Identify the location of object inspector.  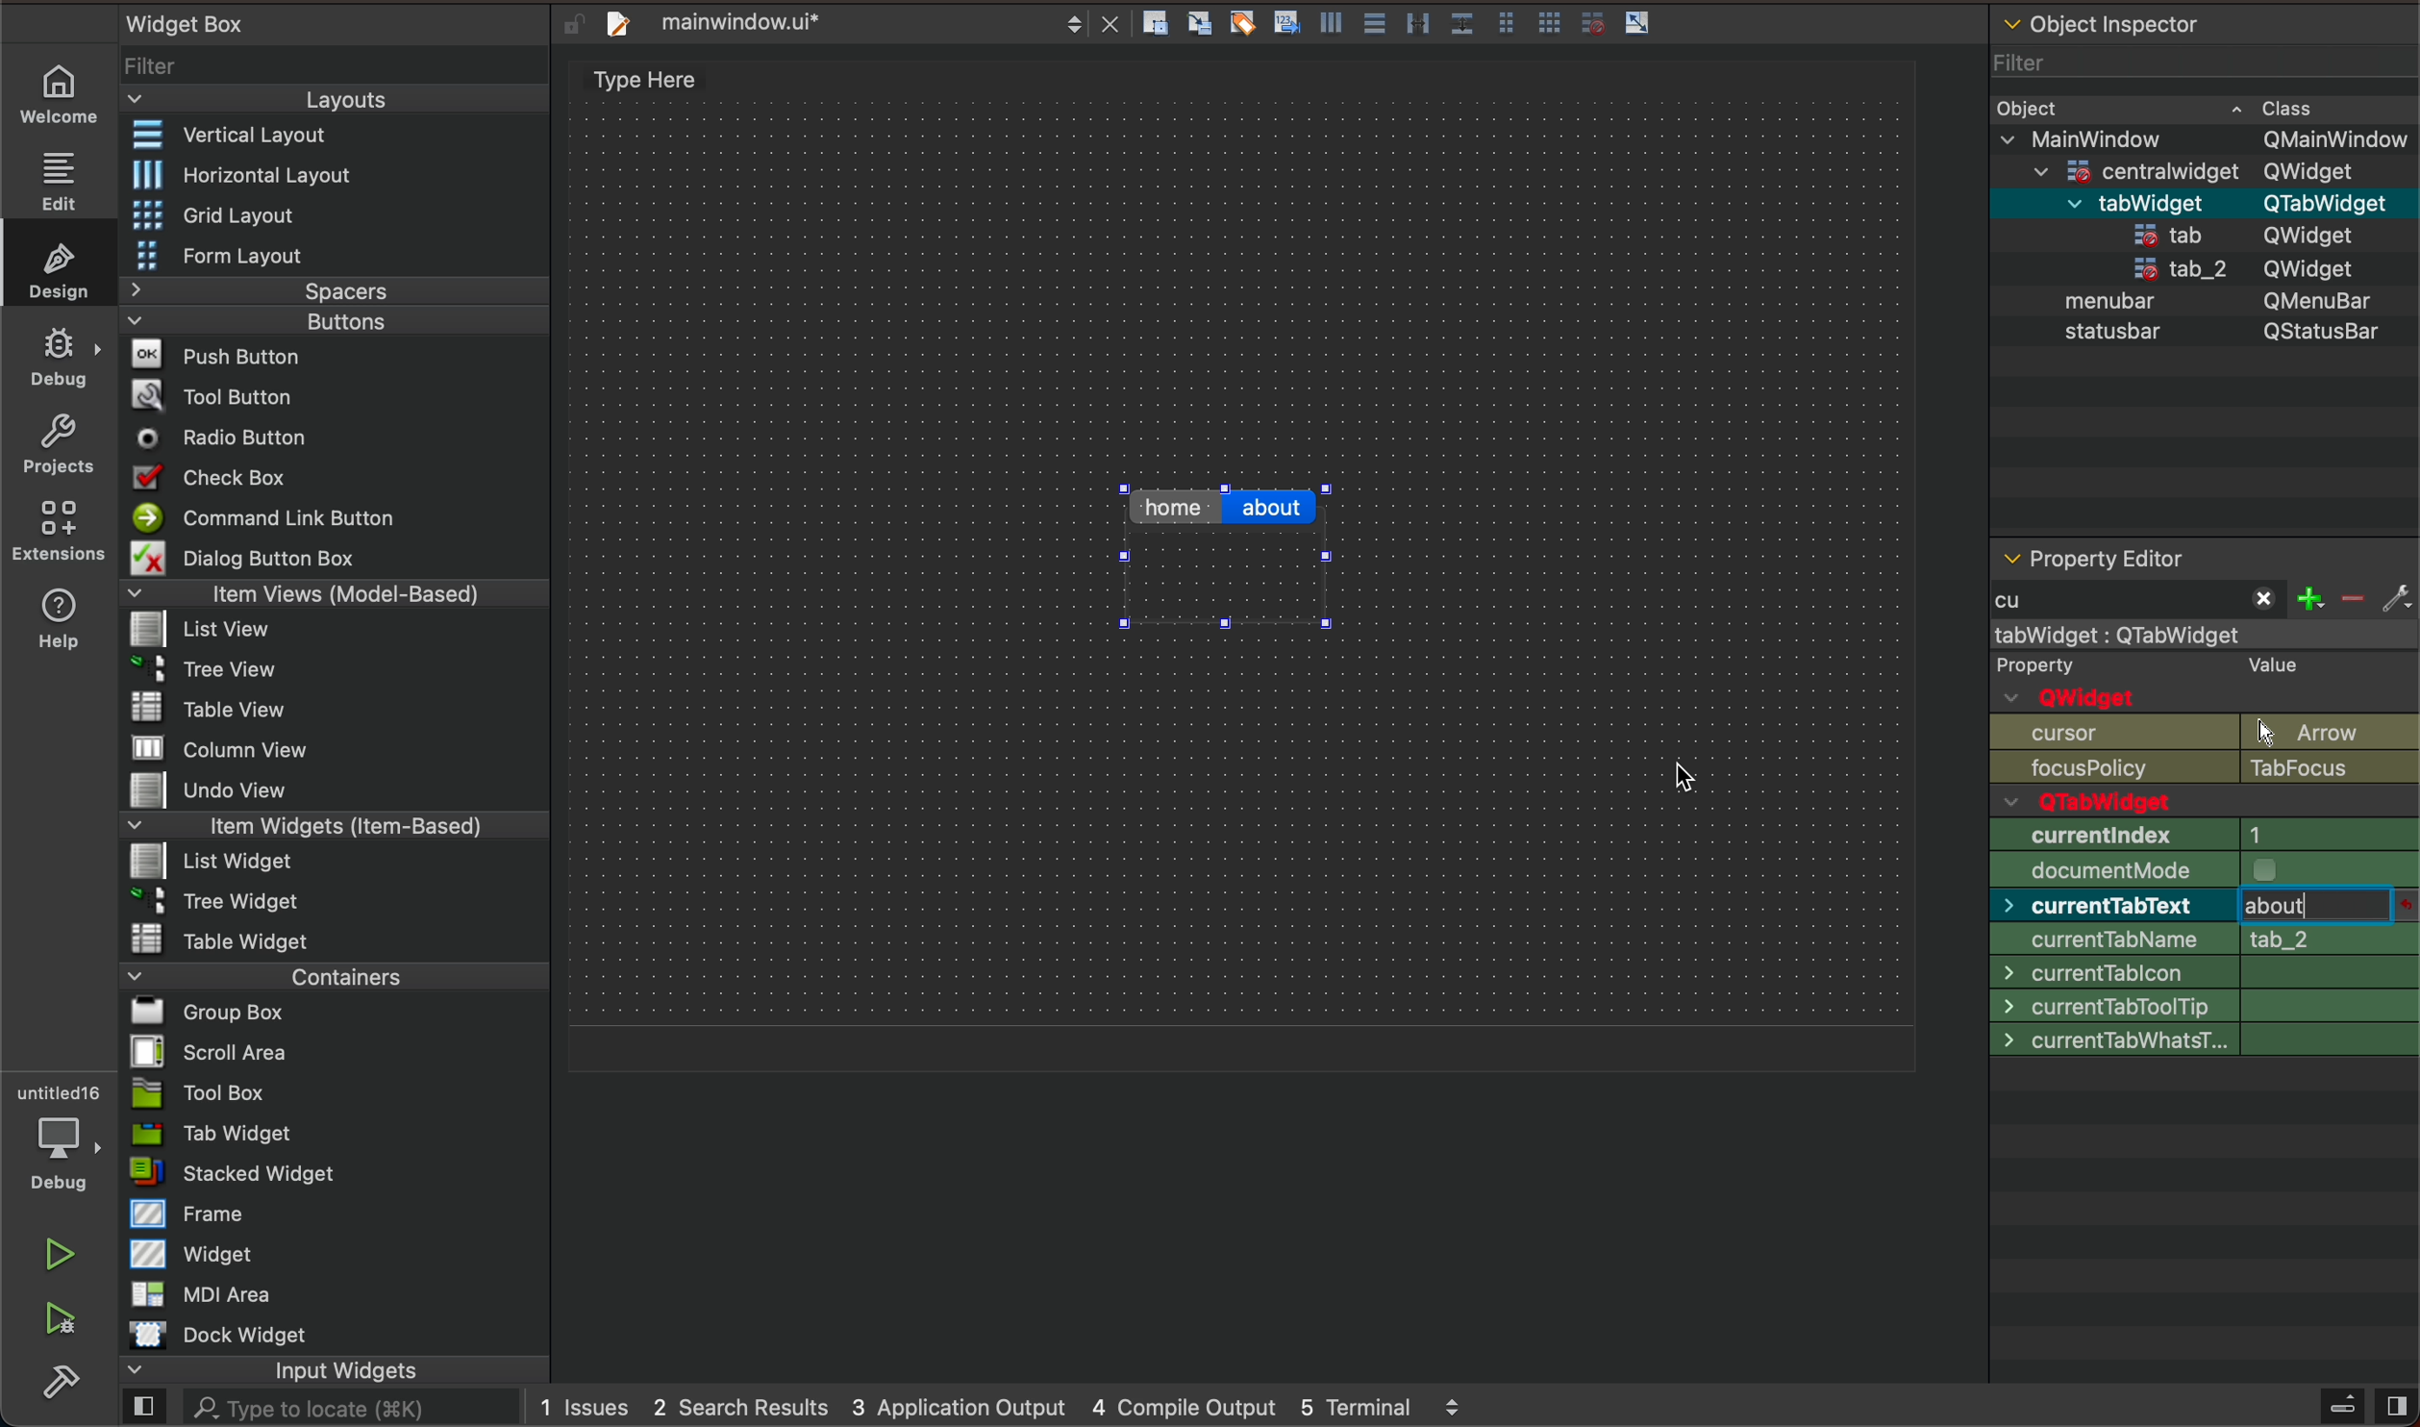
(2205, 28).